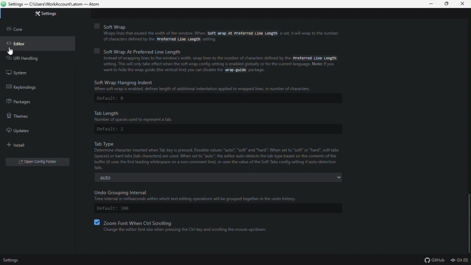 The image size is (471, 265). Describe the element at coordinates (220, 65) in the screenshot. I see `Instead of wrapping lines to the window's width, wrap lines to the number of characters defined by the Preferred Line Lengthsetting. Ths will only take effect when the soft wrap config setting is enabled globally or for the current language. Note: If youwant to hide the wrap guide (the vertical line) you can disable the wrap-guide package.` at that location.